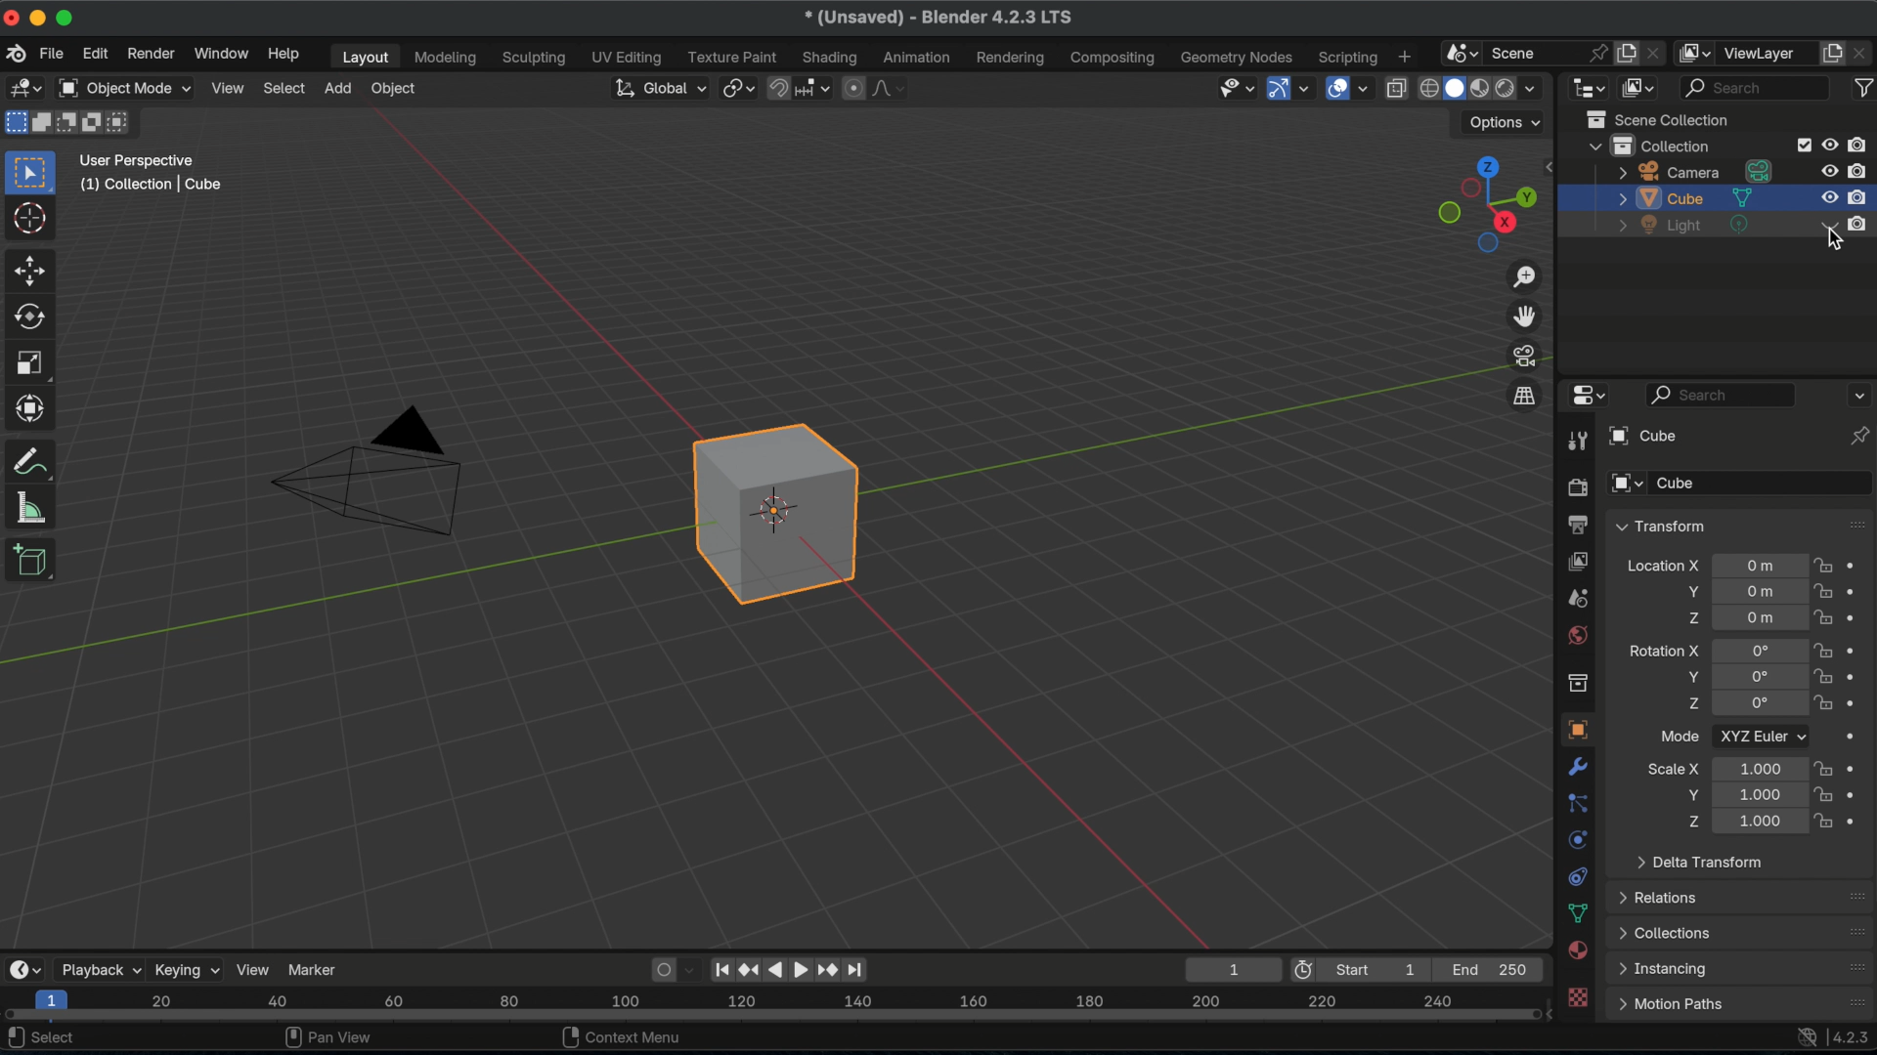 The width and height of the screenshot is (1877, 1055). I want to click on Euler rotation, so click(1759, 648).